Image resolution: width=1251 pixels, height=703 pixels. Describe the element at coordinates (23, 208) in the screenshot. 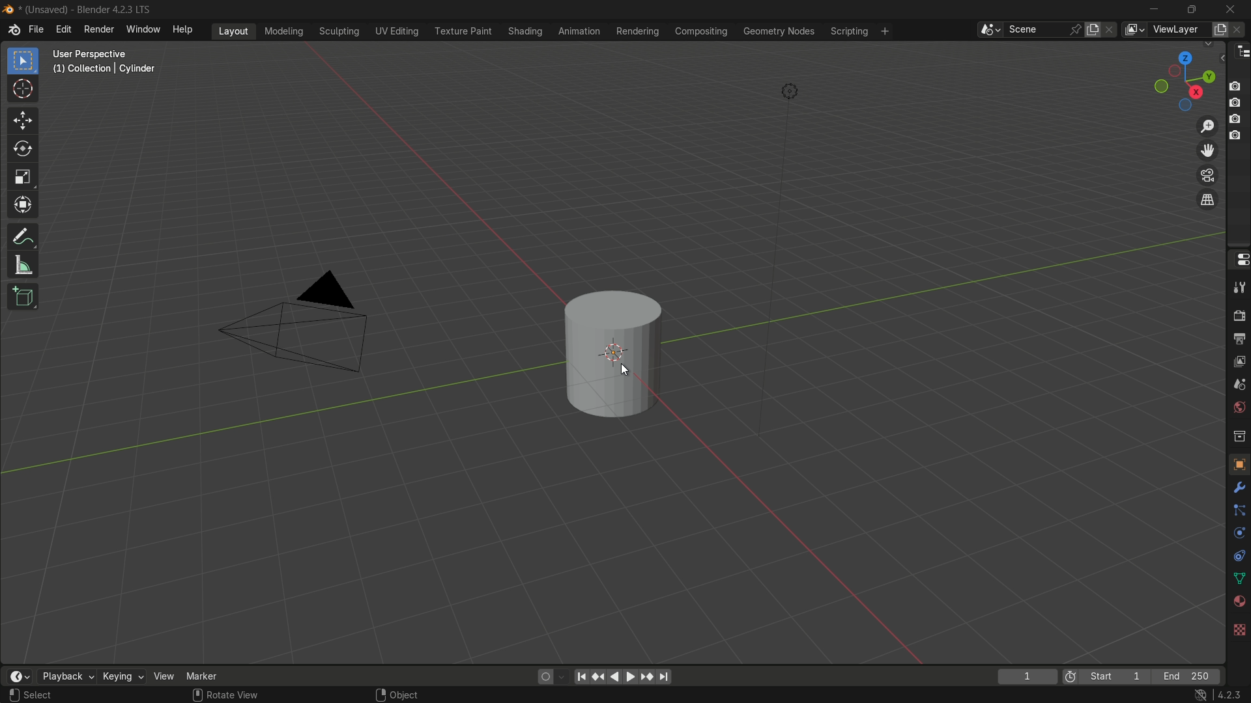

I see `transform` at that location.